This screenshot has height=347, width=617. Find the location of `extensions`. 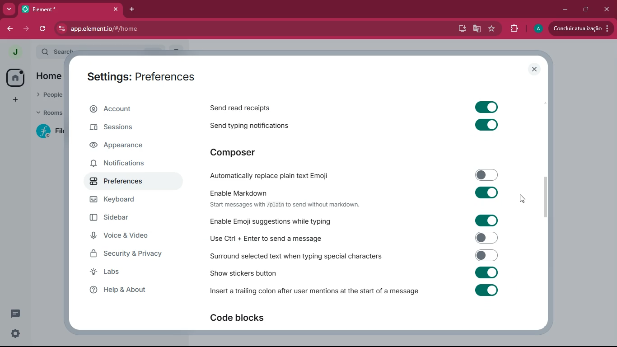

extensions is located at coordinates (514, 28).